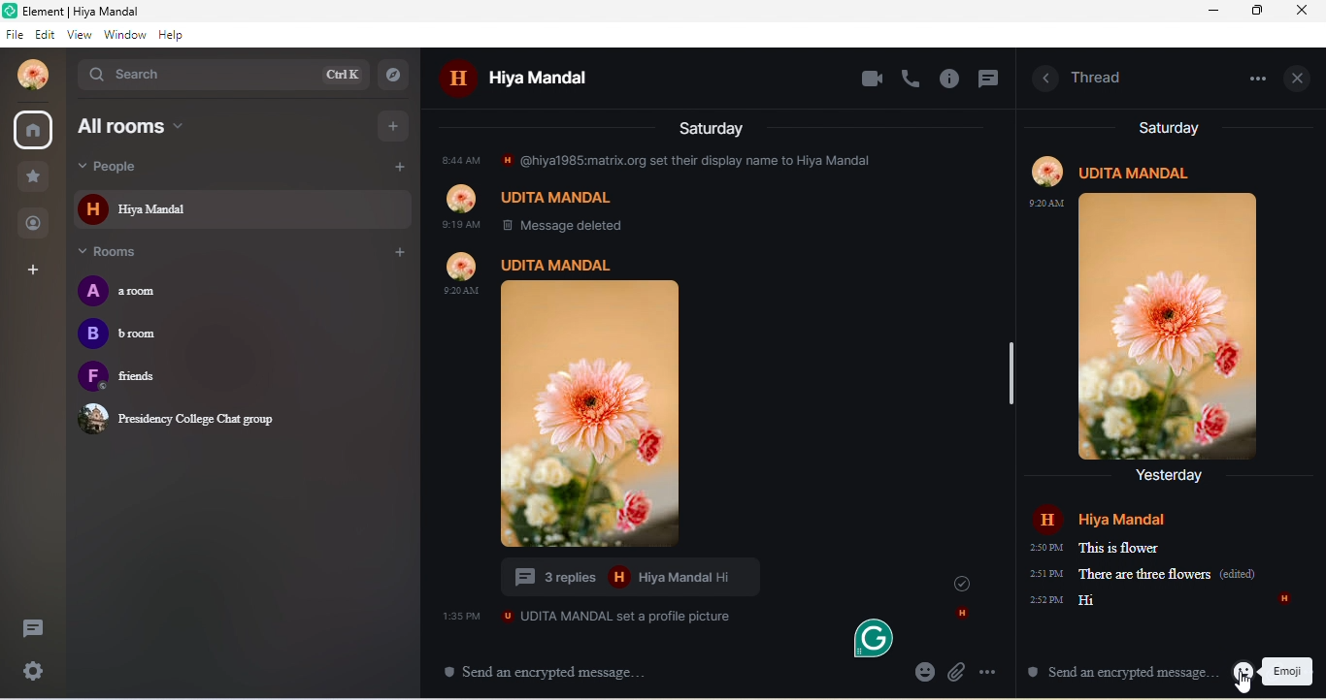  I want to click on messages, so click(1165, 574).